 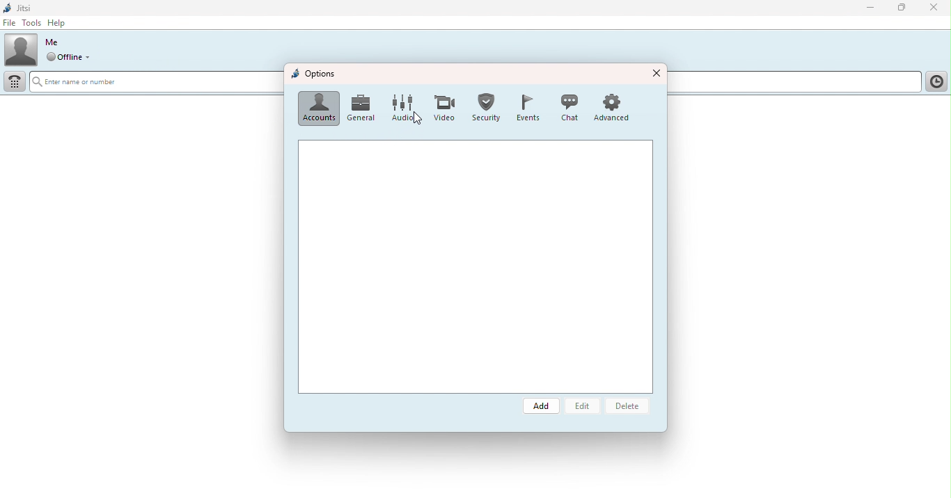 I want to click on Minimize, so click(x=866, y=7).